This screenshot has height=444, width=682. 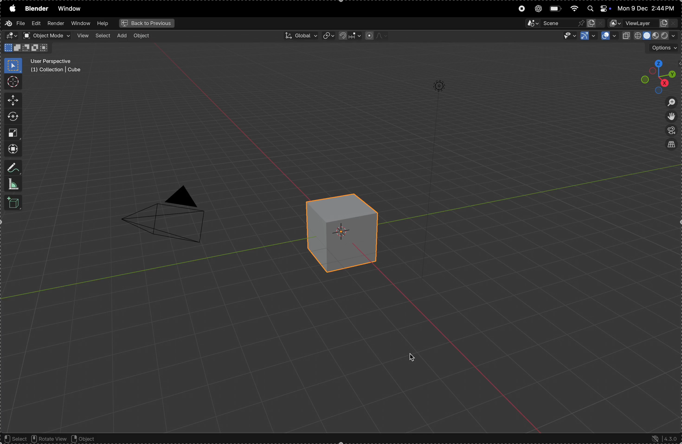 What do you see at coordinates (556, 9) in the screenshot?
I see `battery` at bounding box center [556, 9].